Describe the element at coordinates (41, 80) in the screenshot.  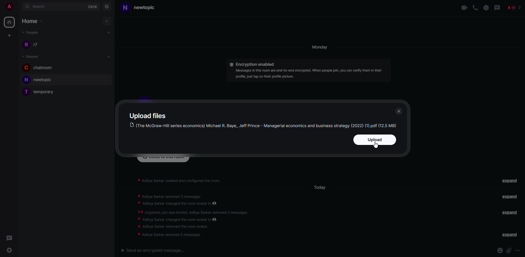
I see `room` at that location.